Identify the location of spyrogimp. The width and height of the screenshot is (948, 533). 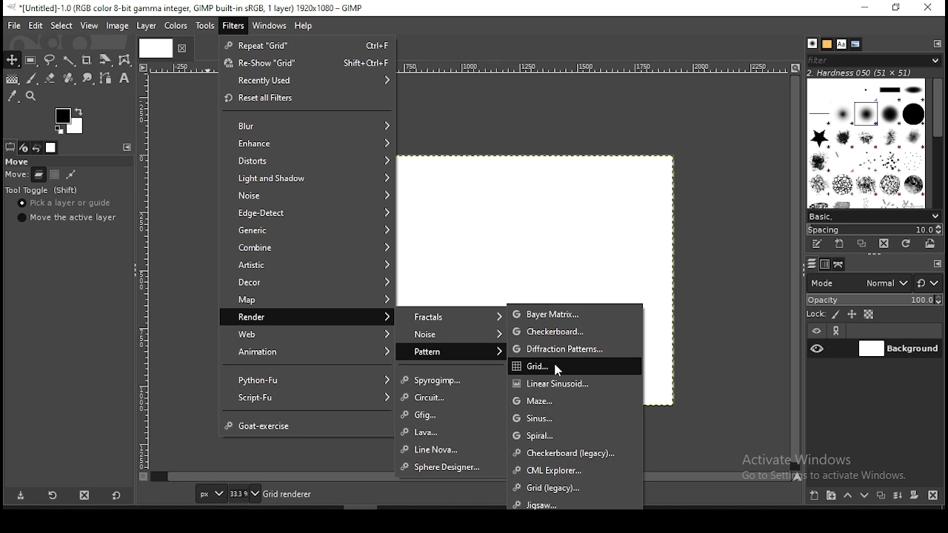
(453, 381).